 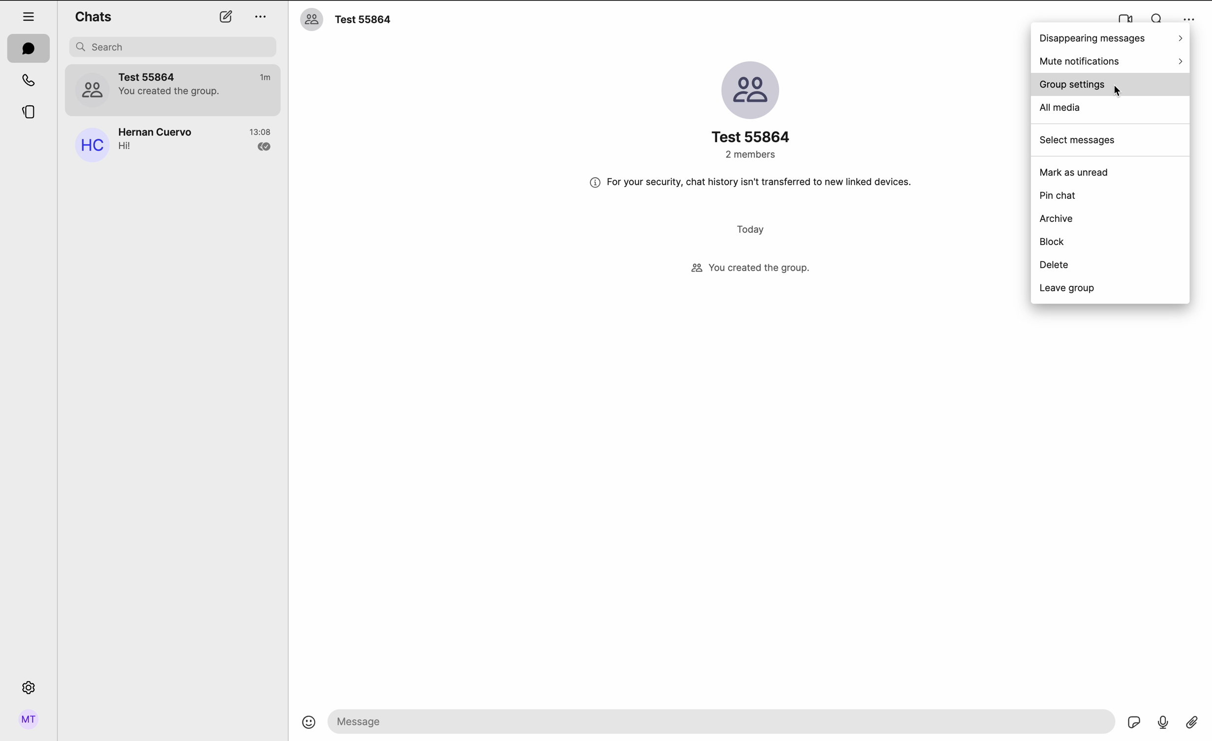 What do you see at coordinates (1110, 86) in the screenshot?
I see `cursor on group settings` at bounding box center [1110, 86].